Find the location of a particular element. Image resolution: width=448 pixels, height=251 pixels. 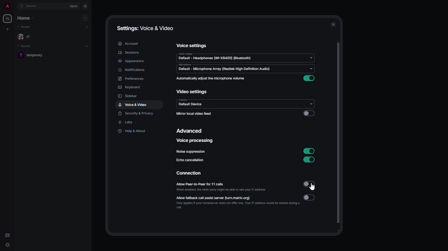

expand is located at coordinates (15, 7).